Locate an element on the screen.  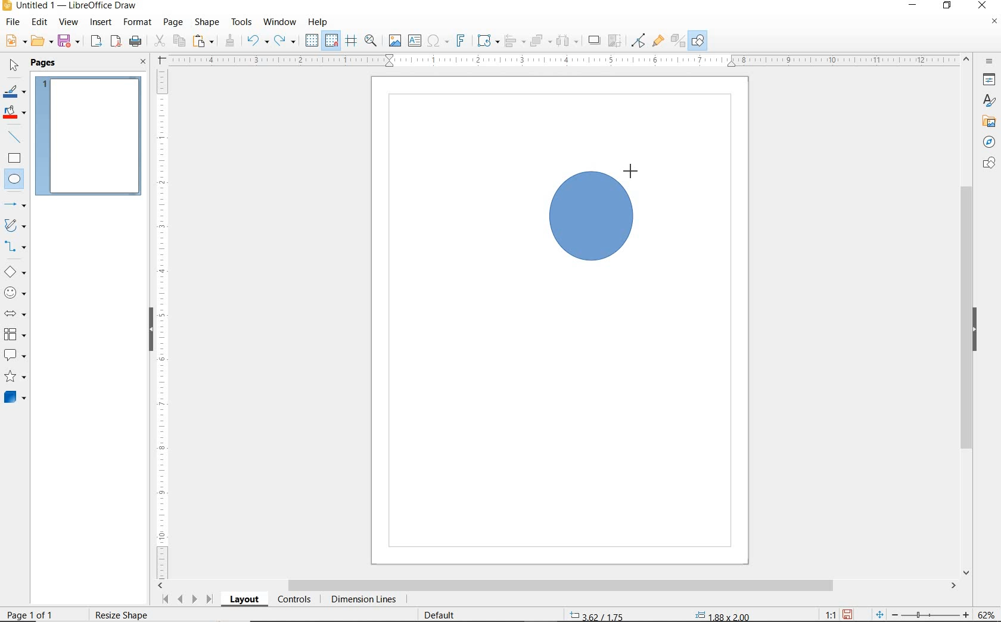
STYLES is located at coordinates (986, 102).